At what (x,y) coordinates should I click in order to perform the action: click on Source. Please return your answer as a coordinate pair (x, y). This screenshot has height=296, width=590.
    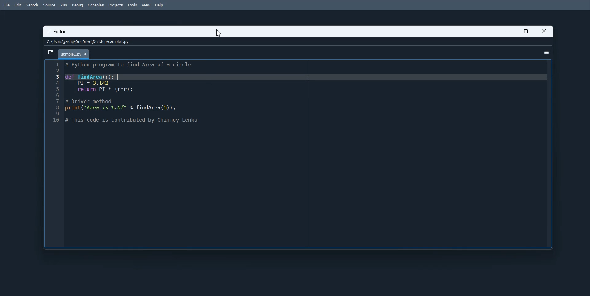
    Looking at the image, I should click on (49, 5).